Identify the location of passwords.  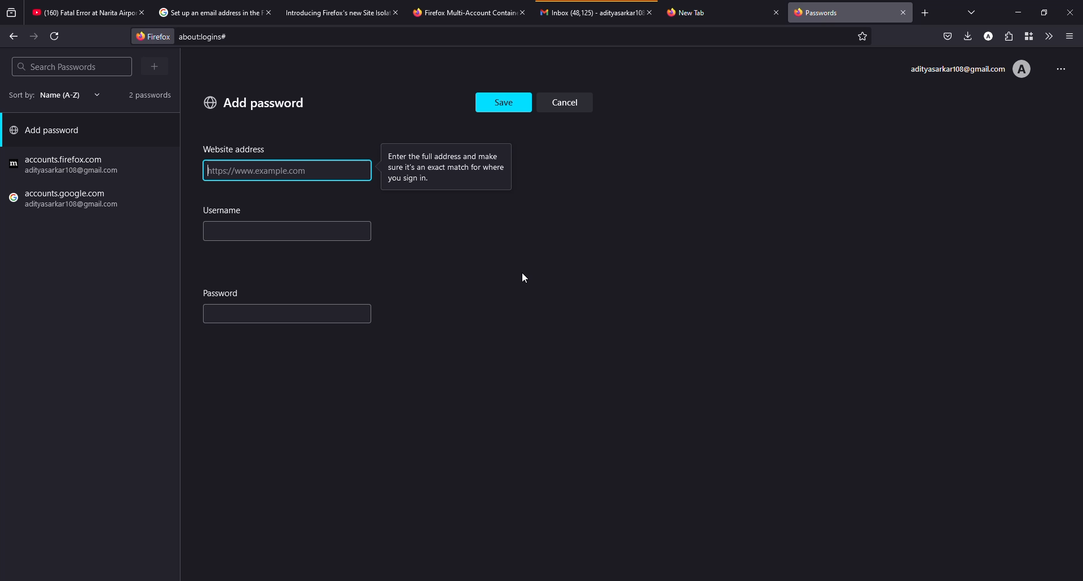
(819, 14).